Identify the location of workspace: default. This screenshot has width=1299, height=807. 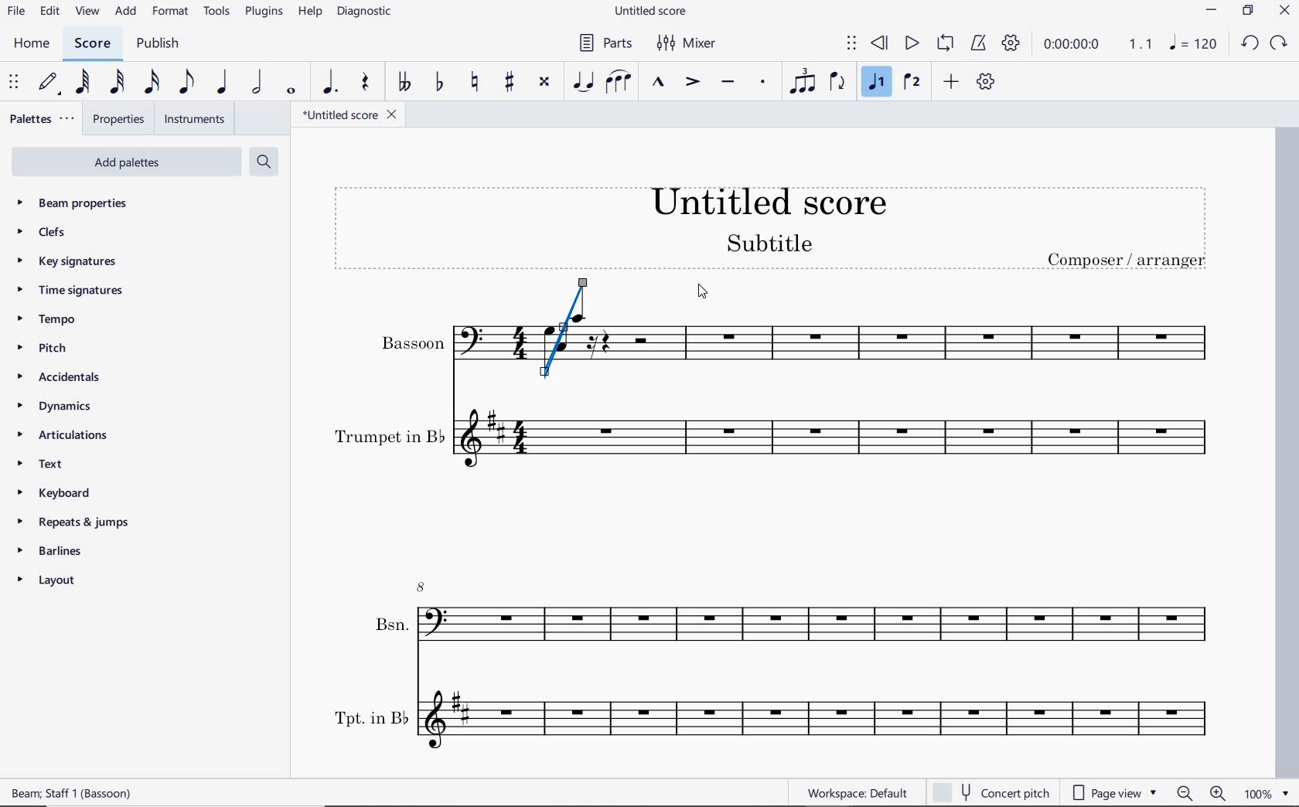
(857, 795).